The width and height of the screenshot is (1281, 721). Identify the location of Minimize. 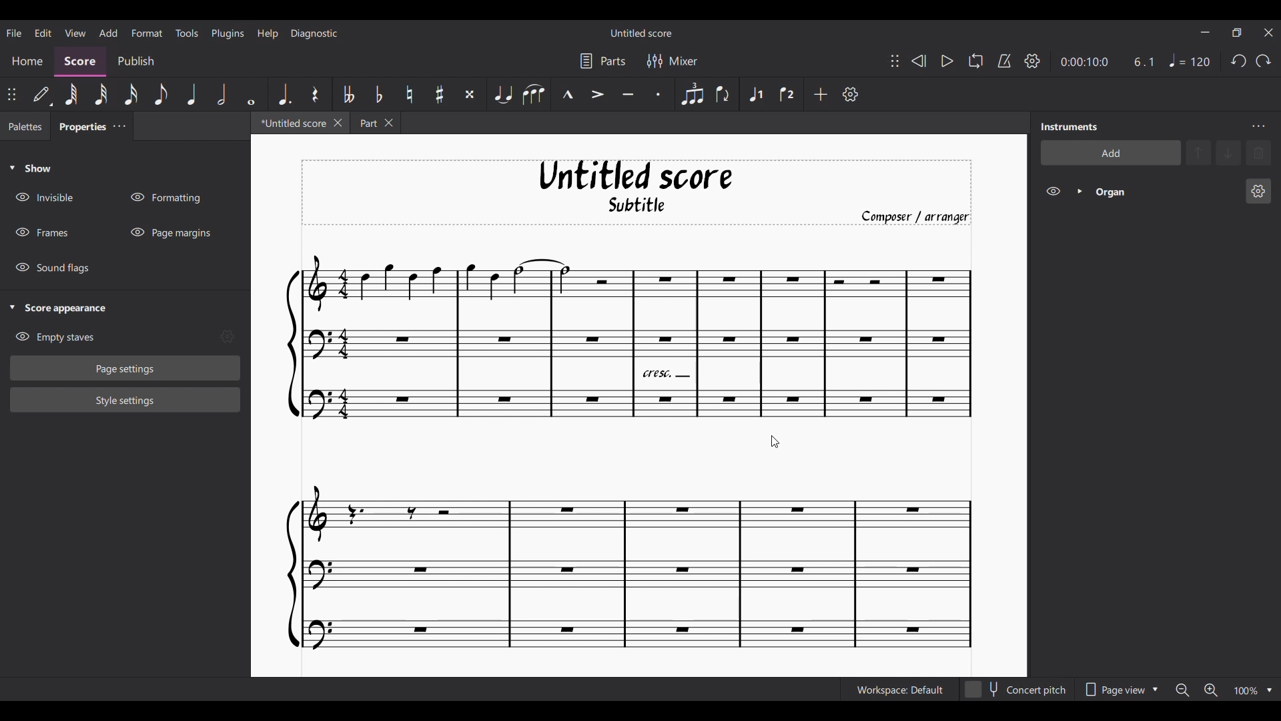
(1205, 32).